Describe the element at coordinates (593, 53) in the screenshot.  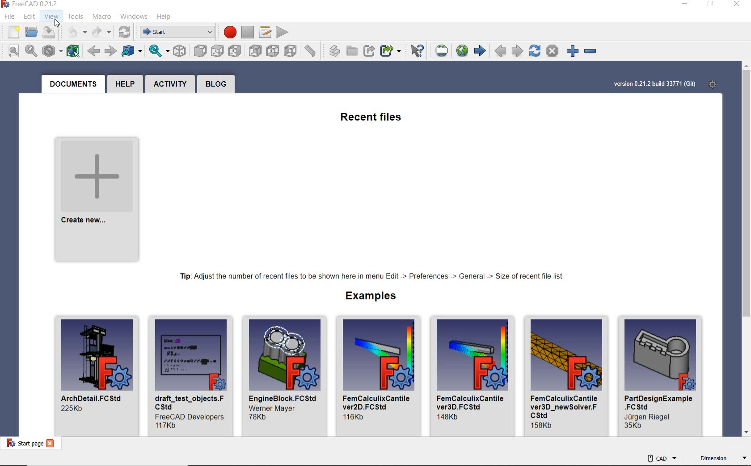
I see `zoom out` at that location.